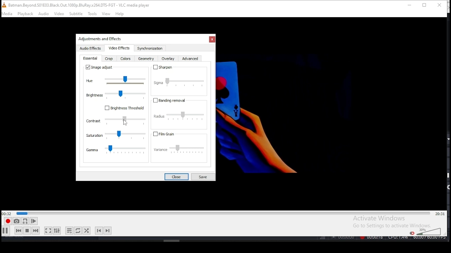 The width and height of the screenshot is (451, 253). I want to click on , so click(125, 123).